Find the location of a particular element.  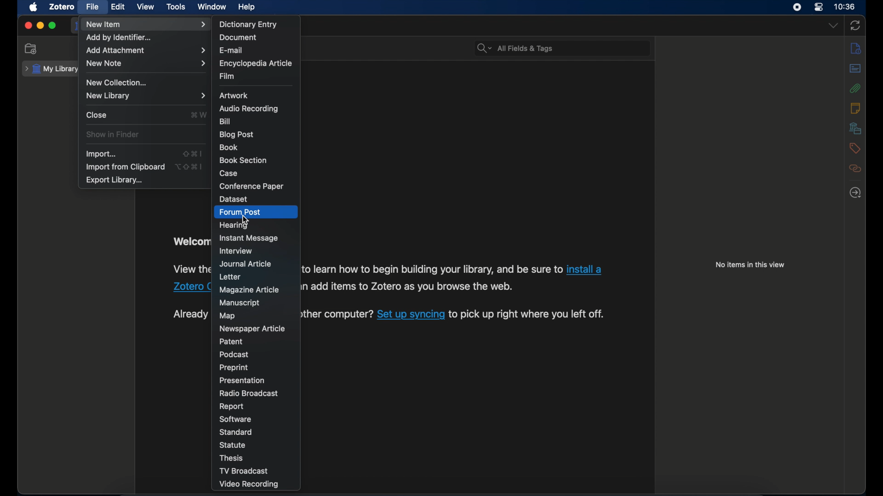

case is located at coordinates (229, 173).